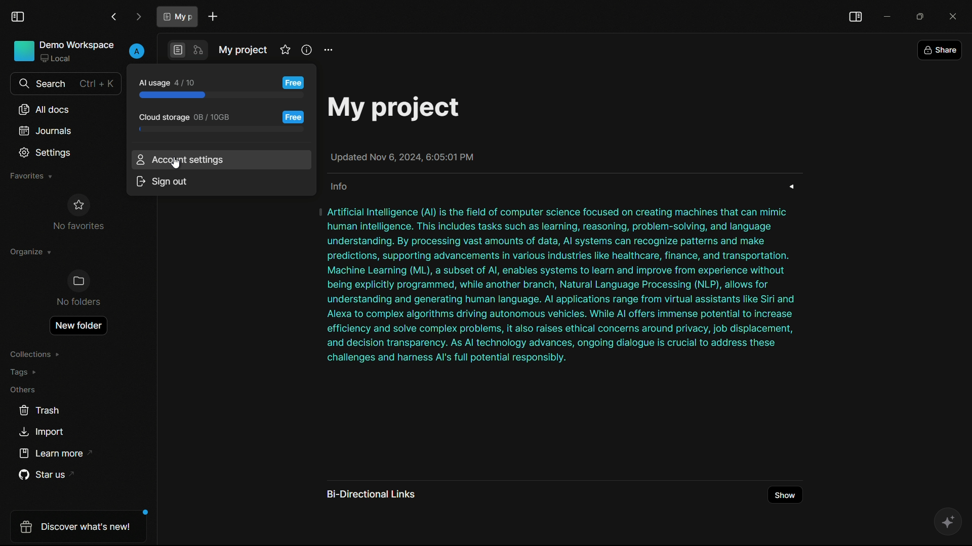 The width and height of the screenshot is (972, 546). What do you see at coordinates (64, 84) in the screenshot?
I see `search bar` at bounding box center [64, 84].